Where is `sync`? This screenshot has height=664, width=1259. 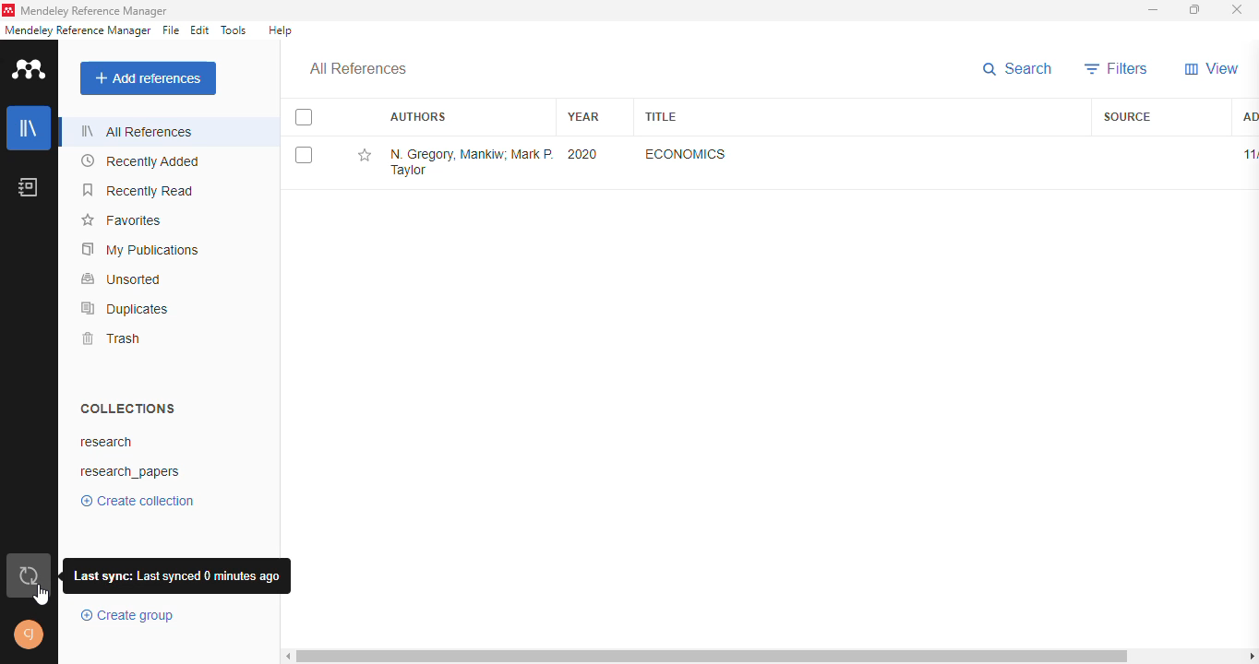 sync is located at coordinates (28, 573).